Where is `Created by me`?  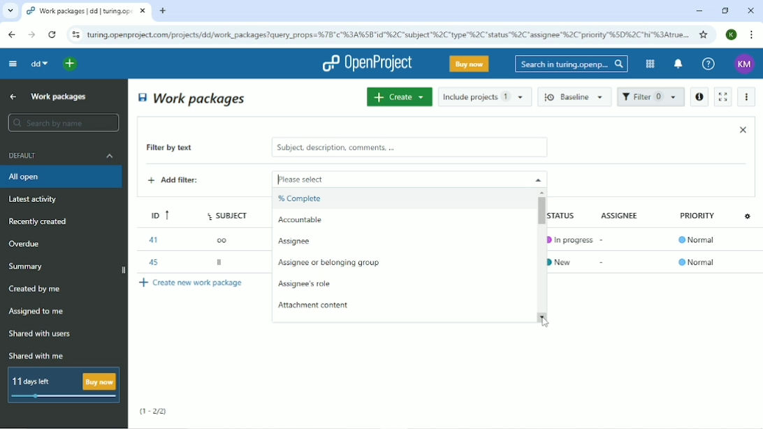
Created by me is located at coordinates (37, 289).